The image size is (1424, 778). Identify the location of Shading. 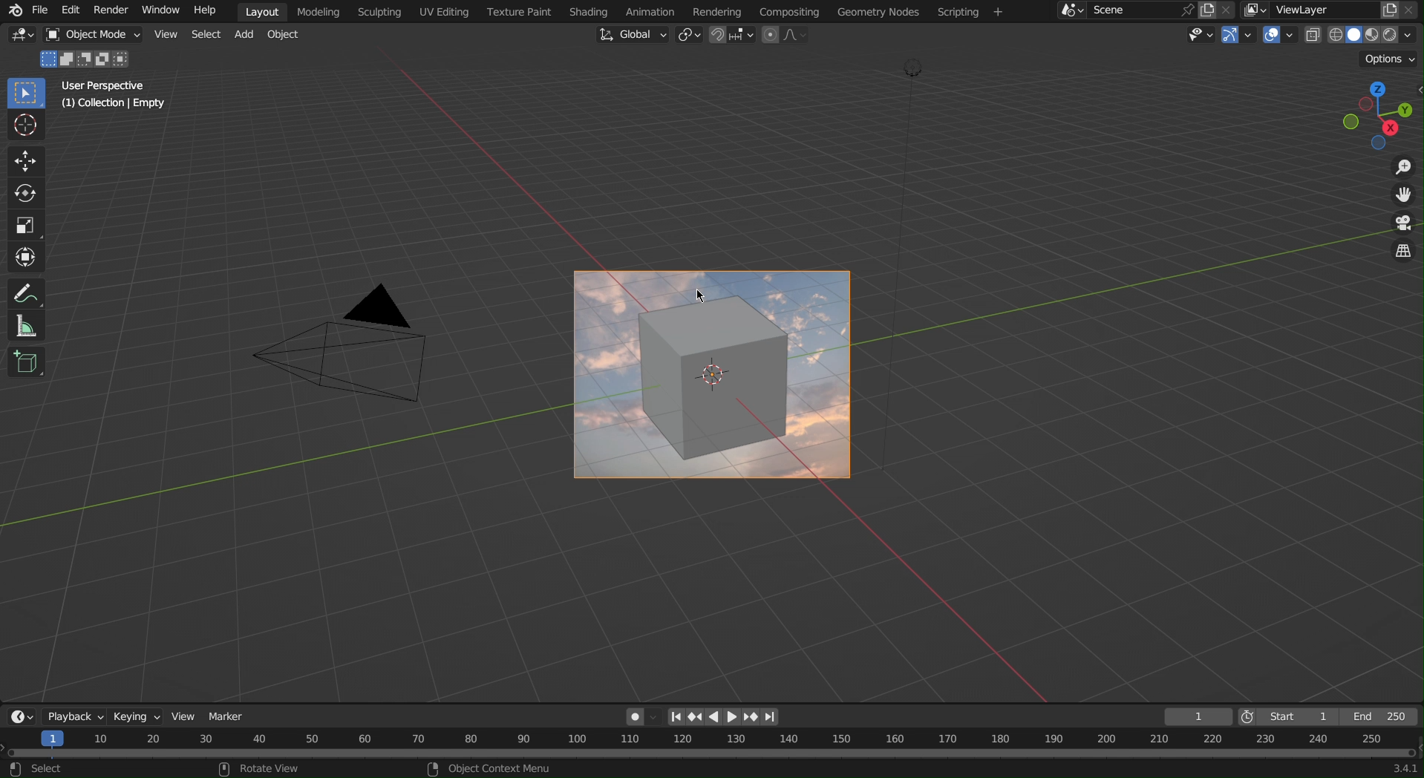
(586, 11).